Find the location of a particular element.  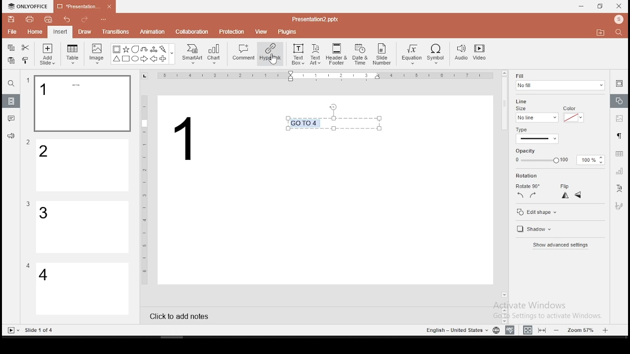

show advanced settings is located at coordinates (560, 246).